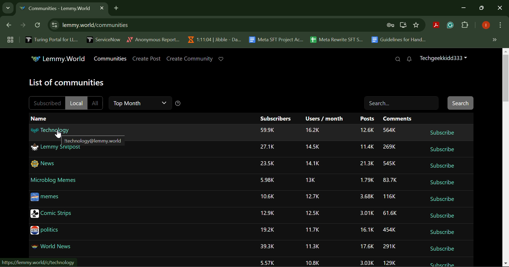 The width and height of the screenshot is (509, 267). I want to click on Subscribe Button, so click(442, 216).